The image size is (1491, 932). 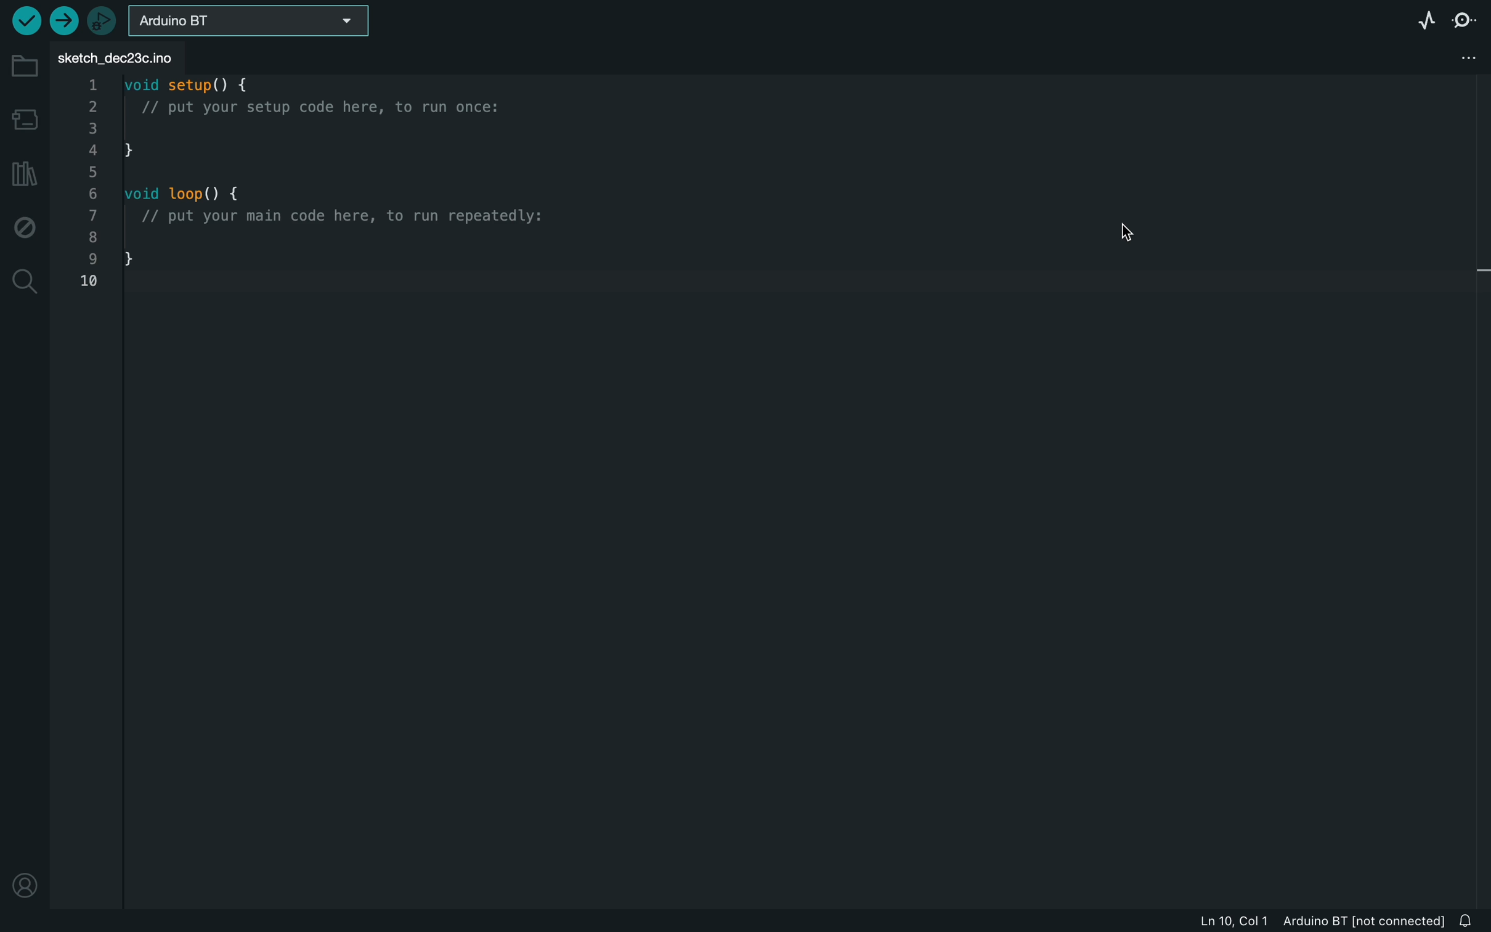 I want to click on file setting, so click(x=1463, y=55).